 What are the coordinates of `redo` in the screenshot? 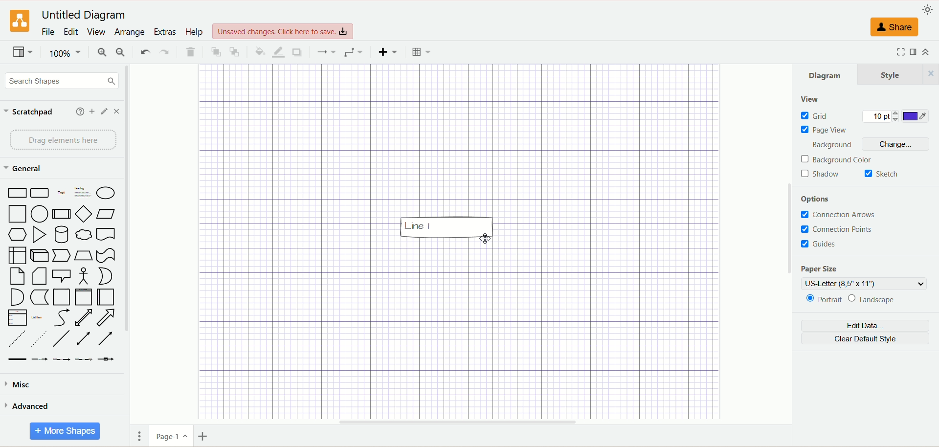 It's located at (164, 51).